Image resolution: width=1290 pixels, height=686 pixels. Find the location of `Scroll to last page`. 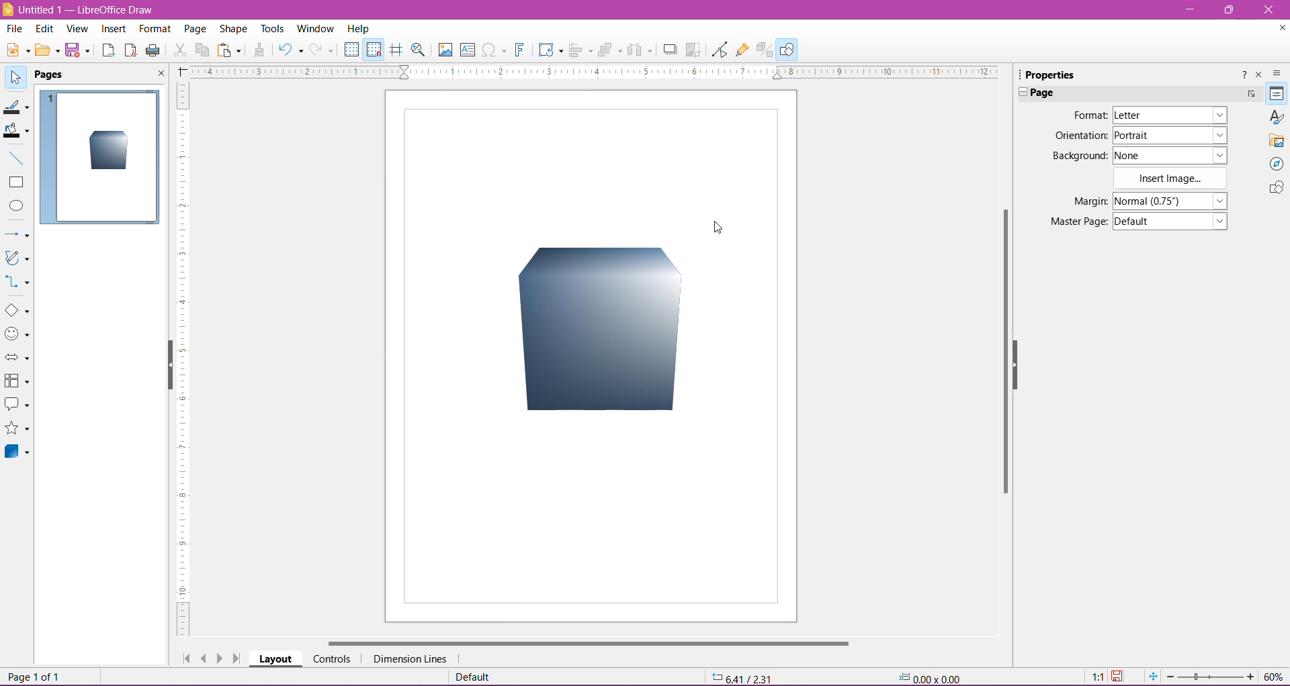

Scroll to last page is located at coordinates (238, 659).